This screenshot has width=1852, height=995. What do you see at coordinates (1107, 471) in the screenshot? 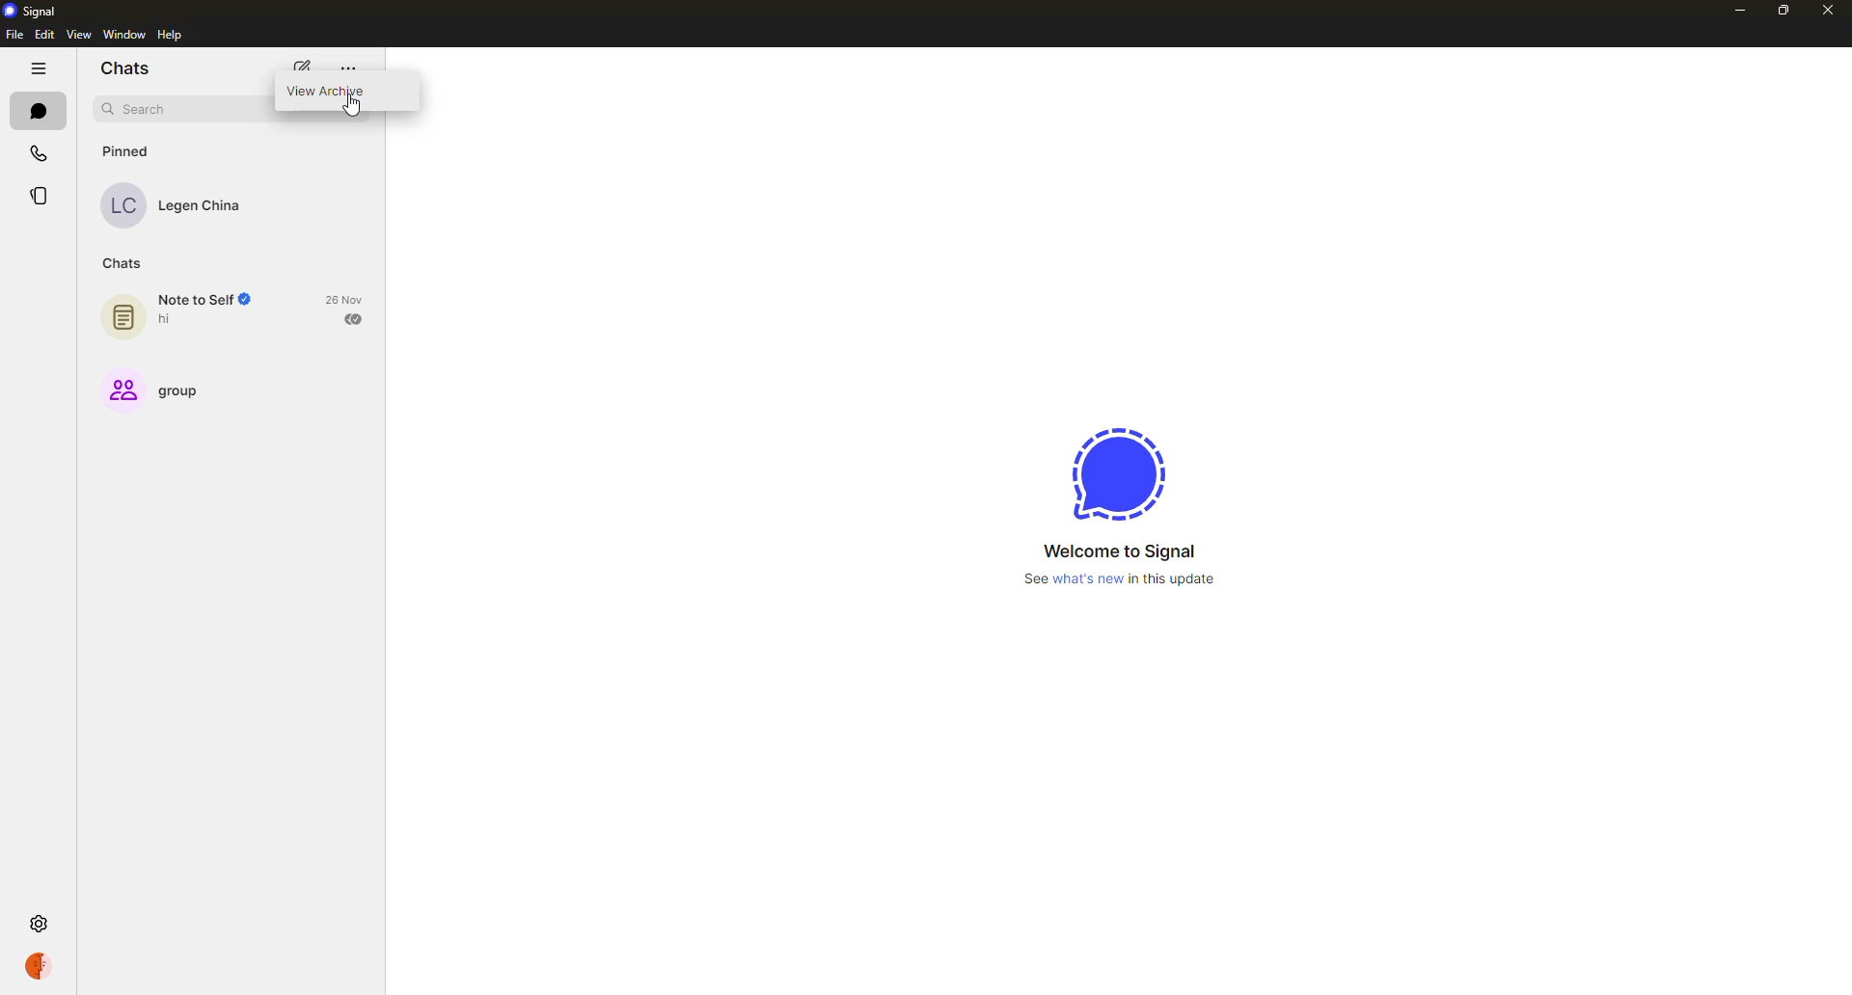
I see `signal` at bounding box center [1107, 471].